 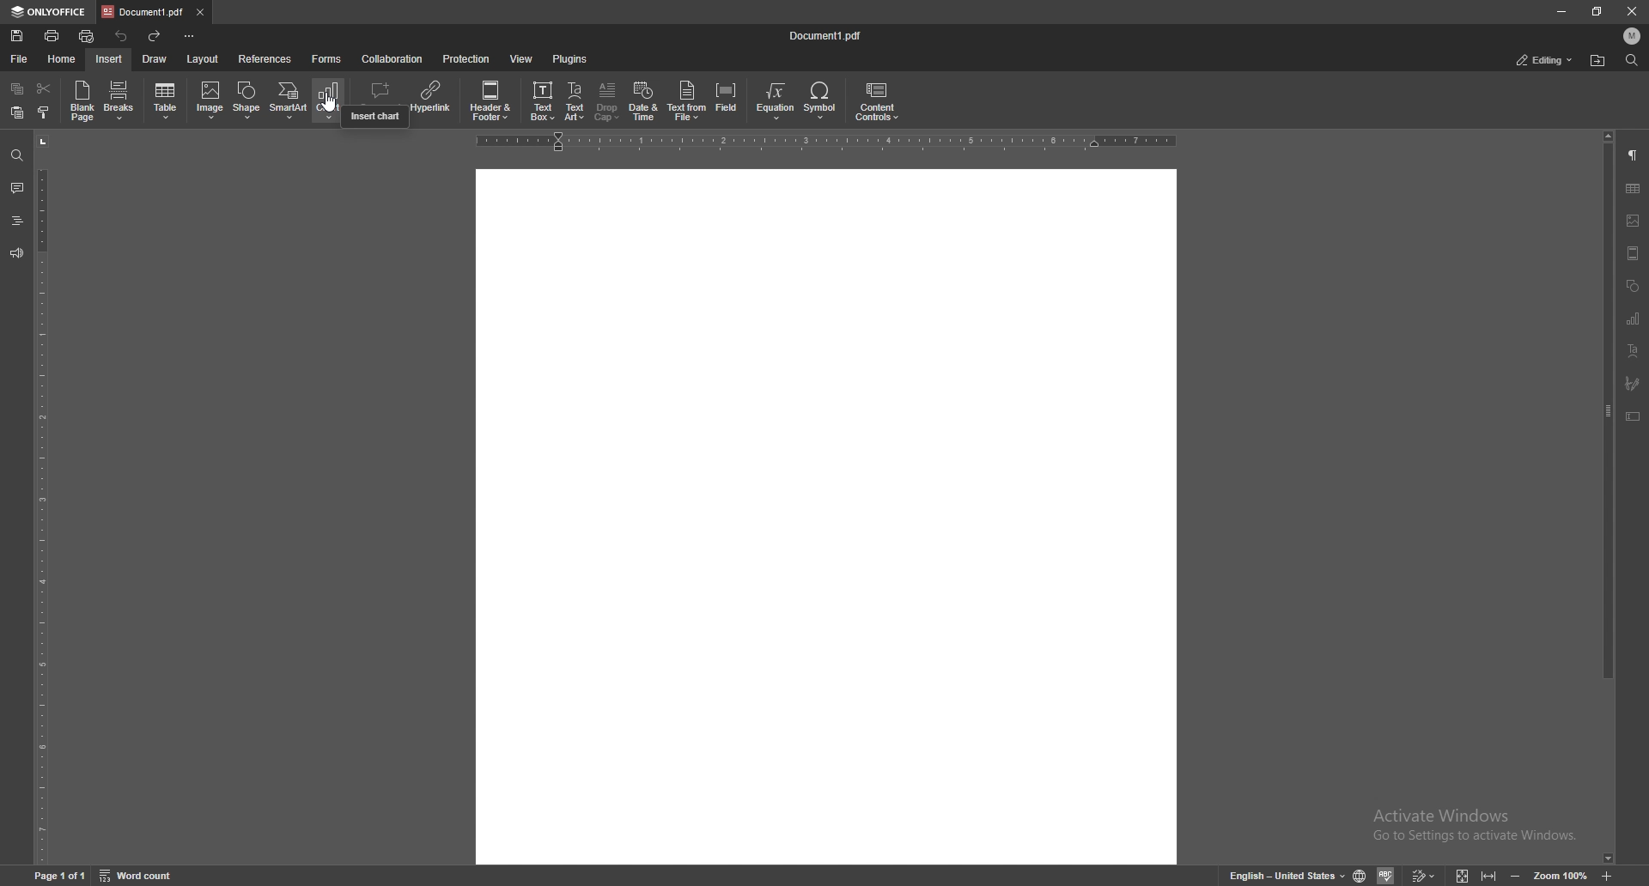 What do you see at coordinates (1634, 189) in the screenshot?
I see `table` at bounding box center [1634, 189].